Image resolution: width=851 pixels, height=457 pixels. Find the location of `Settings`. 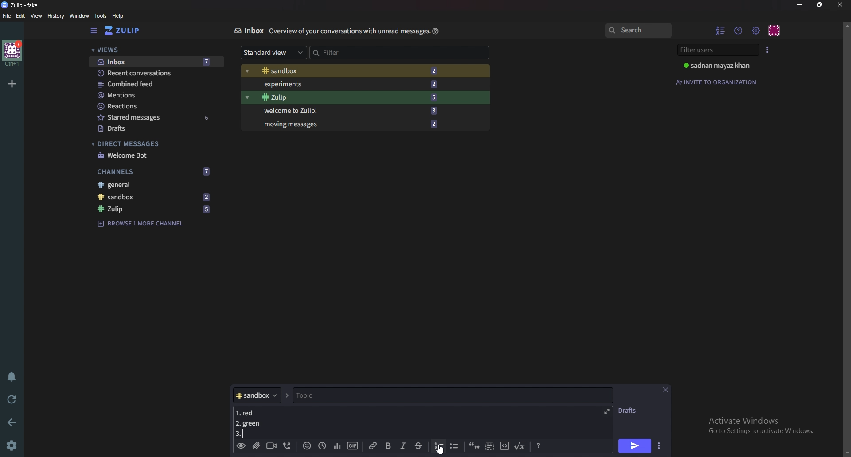

Settings is located at coordinates (13, 445).